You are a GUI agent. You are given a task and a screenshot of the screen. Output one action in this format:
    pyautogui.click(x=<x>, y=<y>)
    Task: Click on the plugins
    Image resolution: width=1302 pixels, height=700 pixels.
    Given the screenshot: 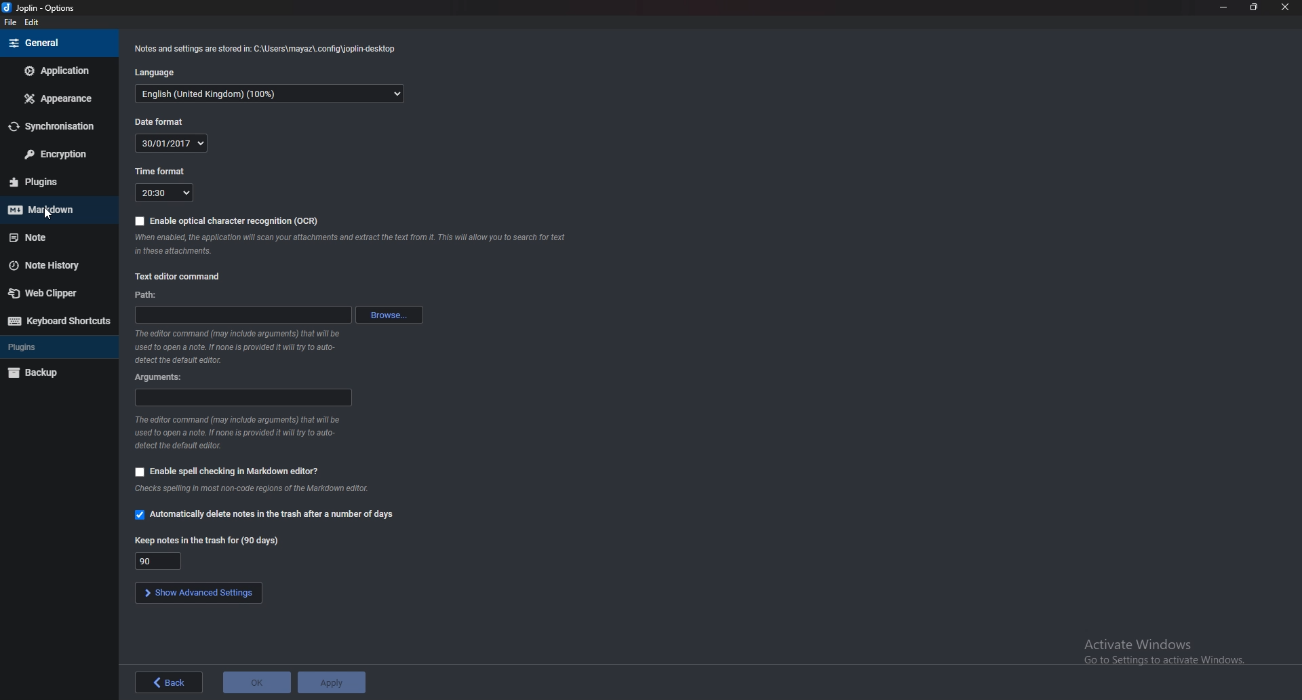 What is the action you would take?
    pyautogui.click(x=59, y=346)
    